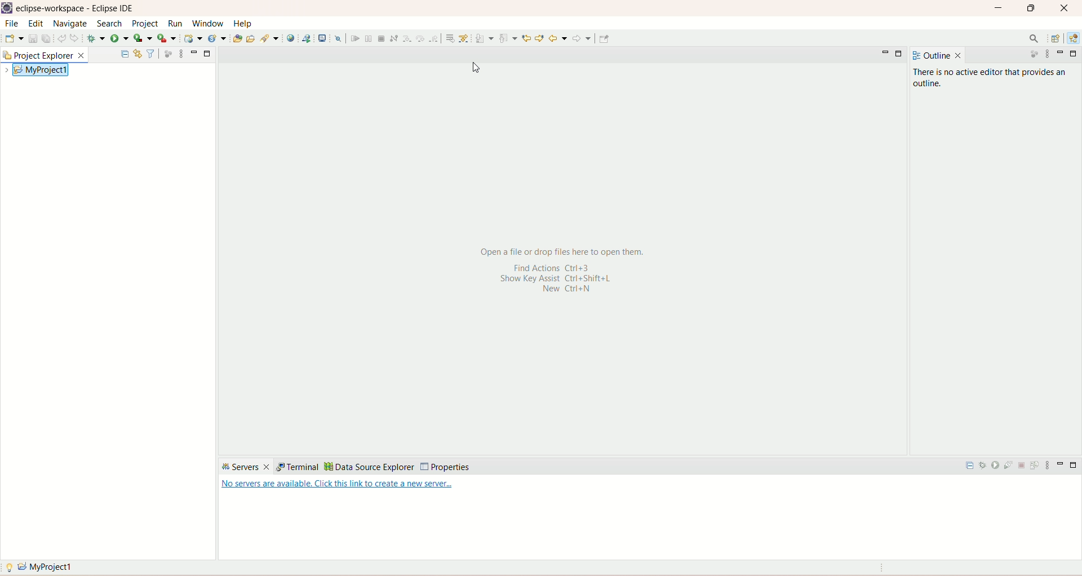  I want to click on eclipse-workspace-Eclipse IDE, so click(77, 8).